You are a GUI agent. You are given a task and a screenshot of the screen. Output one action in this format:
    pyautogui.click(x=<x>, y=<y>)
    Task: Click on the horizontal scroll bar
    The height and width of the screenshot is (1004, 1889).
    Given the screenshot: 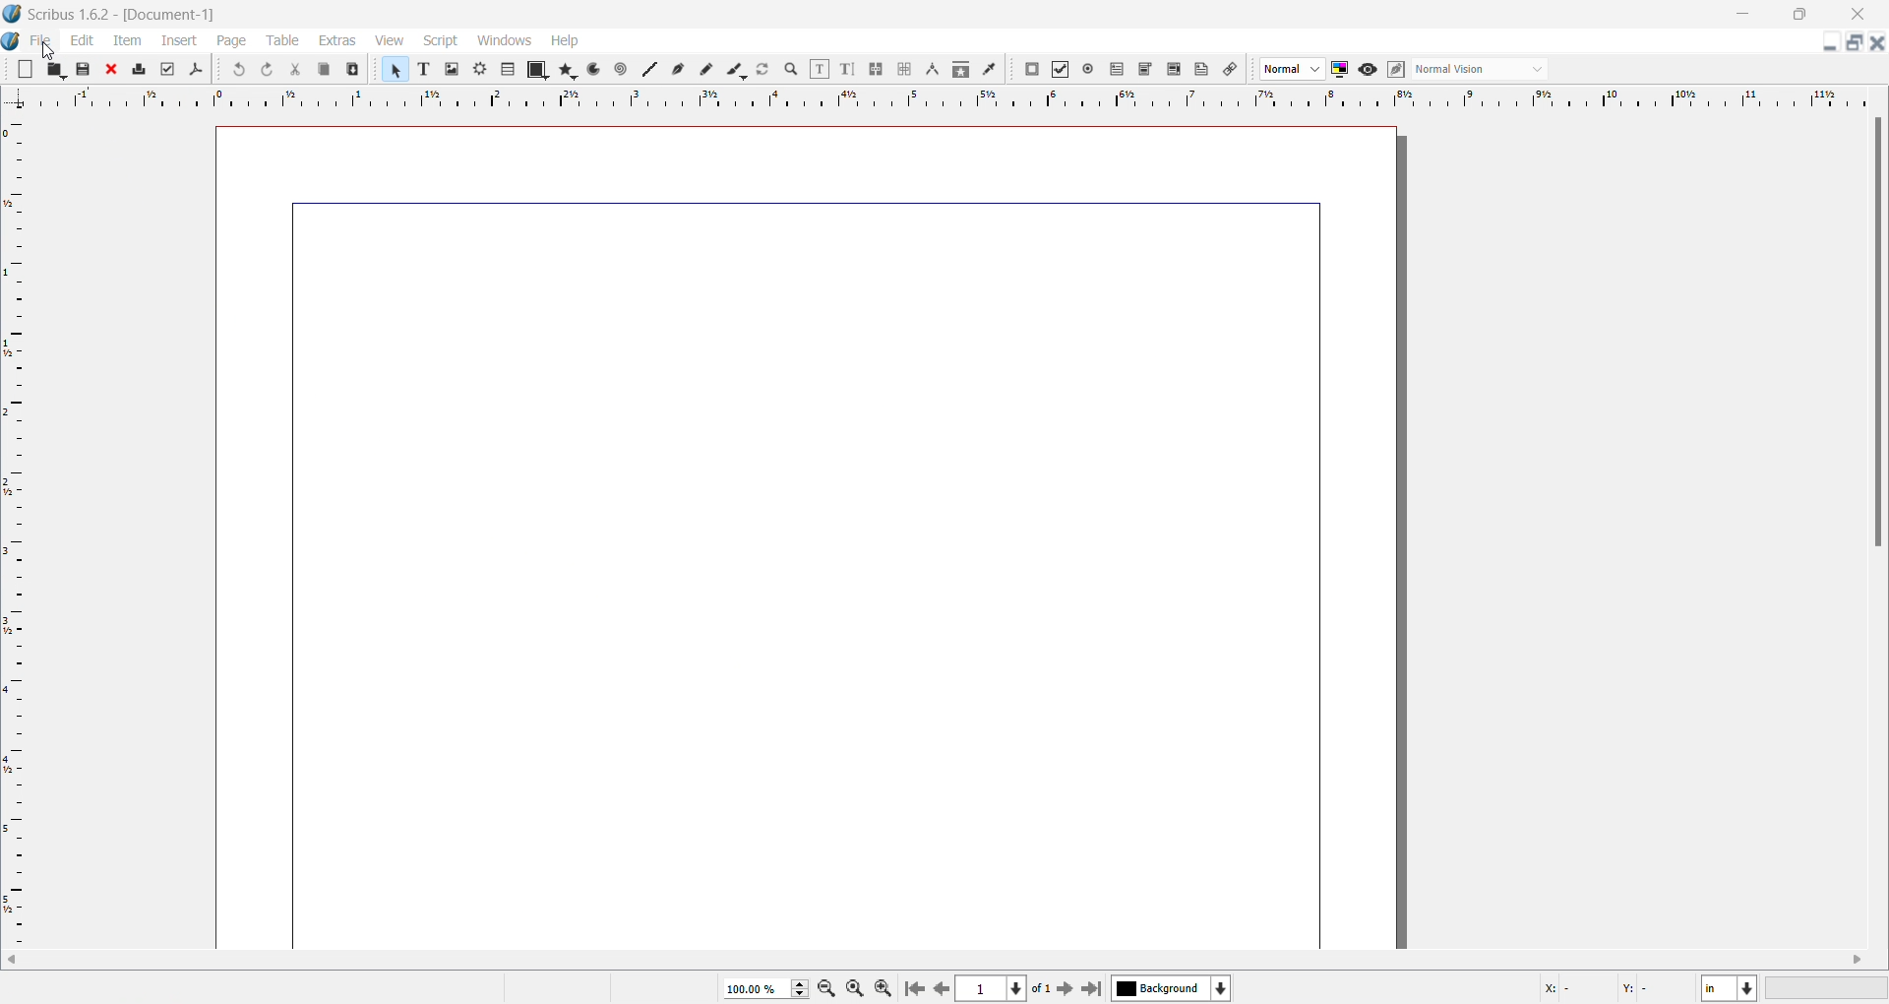 What is the action you would take?
    pyautogui.click(x=1872, y=336)
    